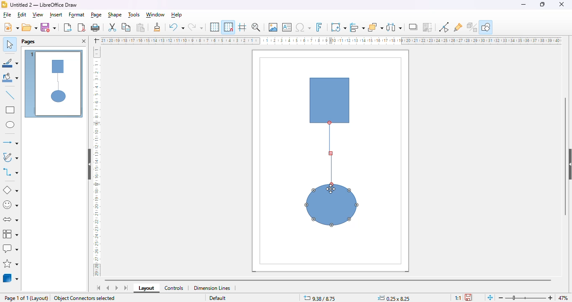  Describe the element at coordinates (338, 27) in the screenshot. I see `transformations` at that location.